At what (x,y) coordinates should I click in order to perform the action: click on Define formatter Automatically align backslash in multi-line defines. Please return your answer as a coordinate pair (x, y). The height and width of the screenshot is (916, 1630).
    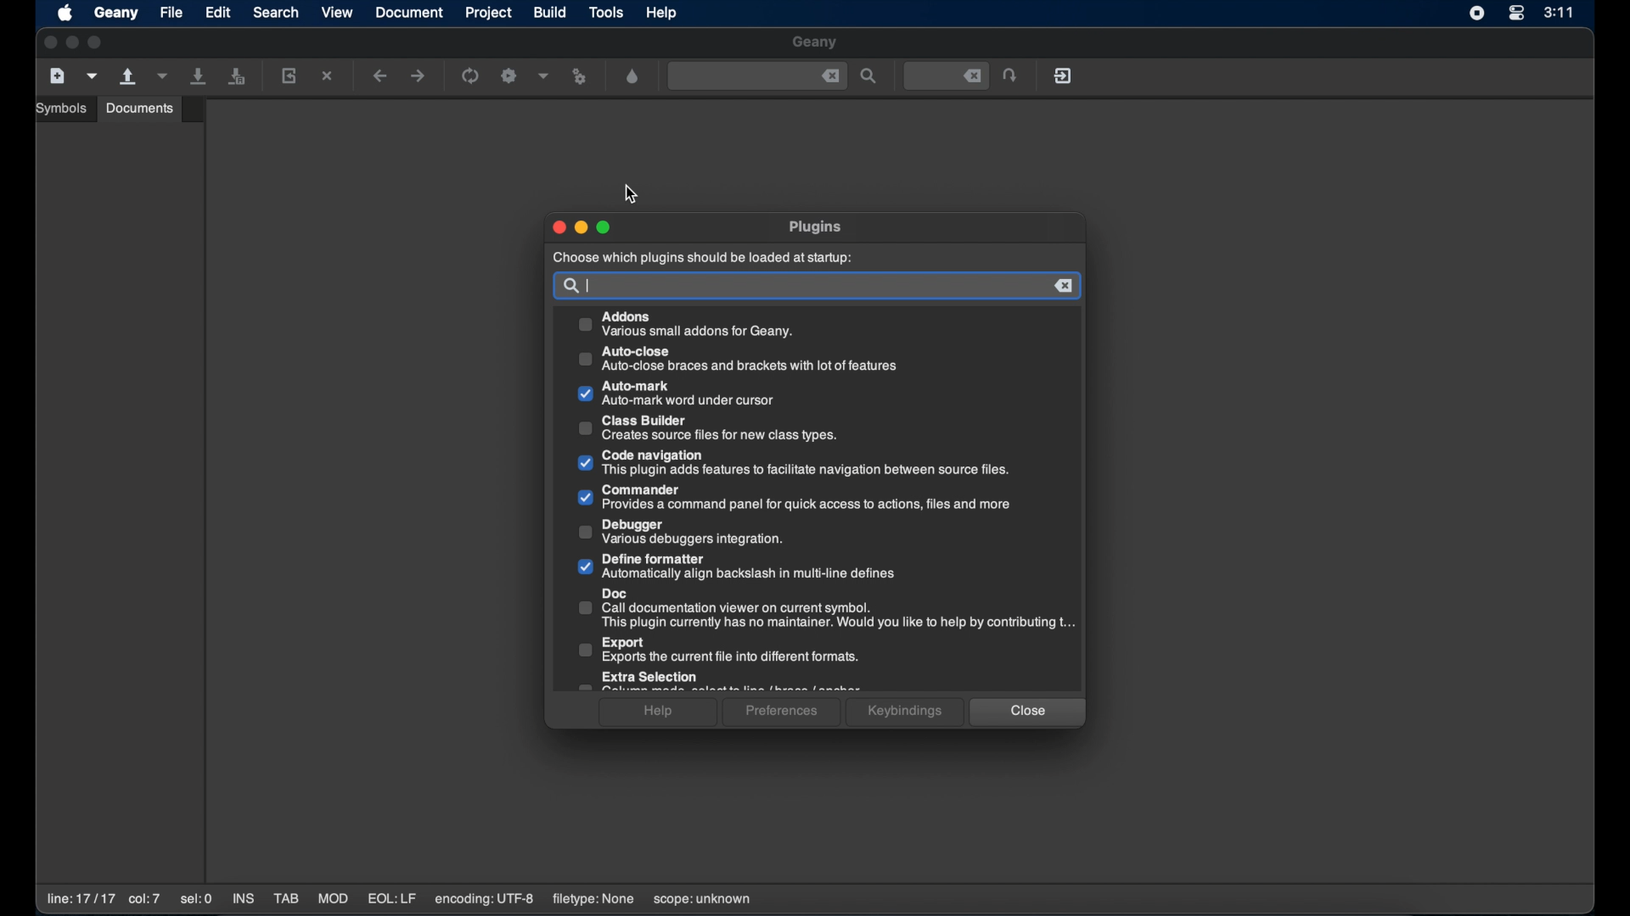
    Looking at the image, I should click on (741, 564).